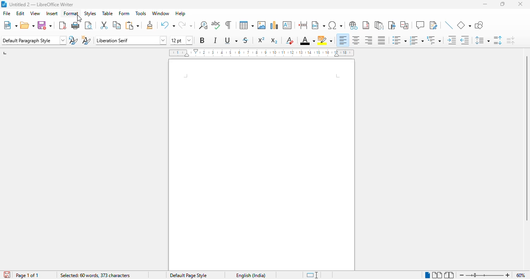 This screenshot has width=530, height=279. Describe the element at coordinates (42, 4) in the screenshot. I see `untitled 2-LibreOffice Winter` at that location.